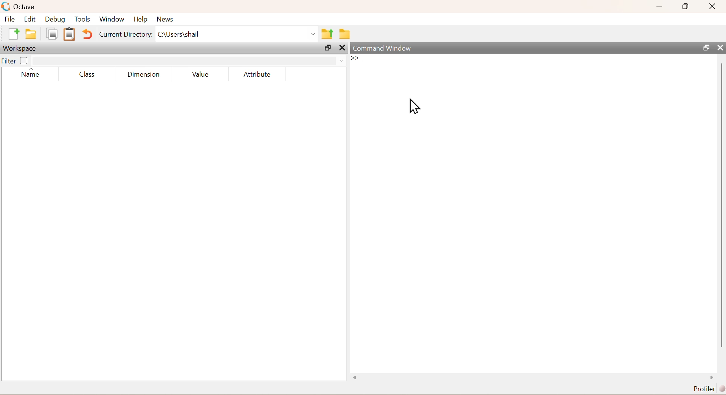  Describe the element at coordinates (6, 6) in the screenshot. I see `logo` at that location.